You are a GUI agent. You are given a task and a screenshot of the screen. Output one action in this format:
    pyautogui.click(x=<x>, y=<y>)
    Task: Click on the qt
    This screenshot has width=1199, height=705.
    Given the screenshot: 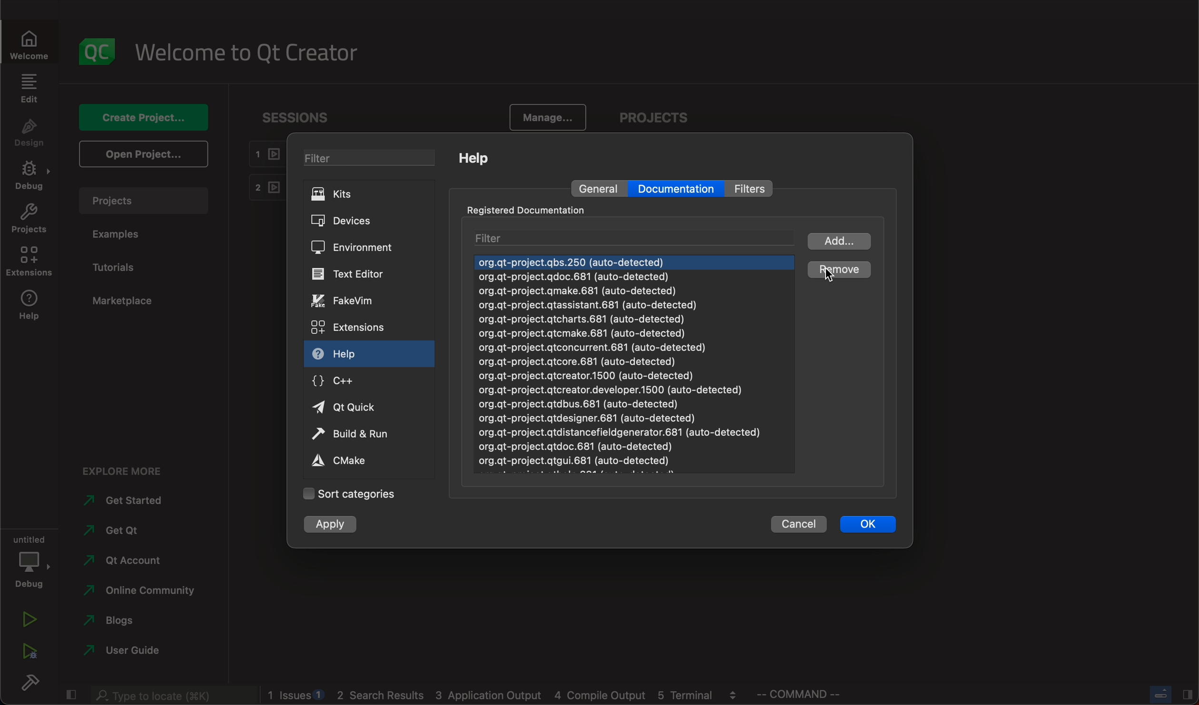 What is the action you would take?
    pyautogui.click(x=355, y=408)
    